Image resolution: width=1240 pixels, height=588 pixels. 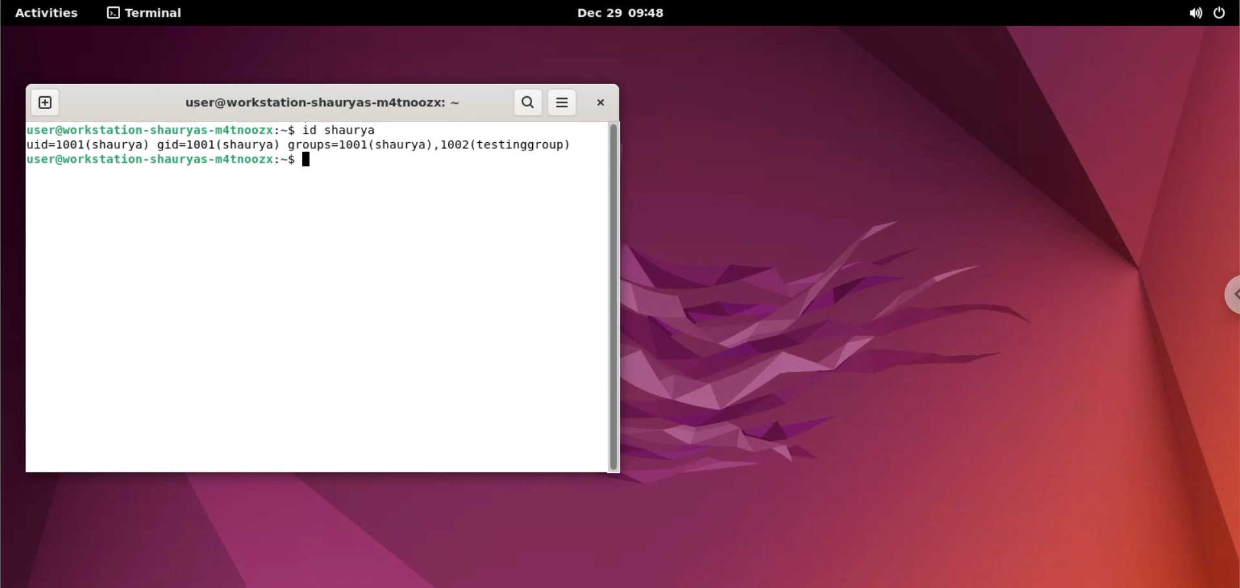 What do you see at coordinates (161, 129) in the screenshot?
I see `user@workstation-shauryas-m4tnoozx:-$` at bounding box center [161, 129].